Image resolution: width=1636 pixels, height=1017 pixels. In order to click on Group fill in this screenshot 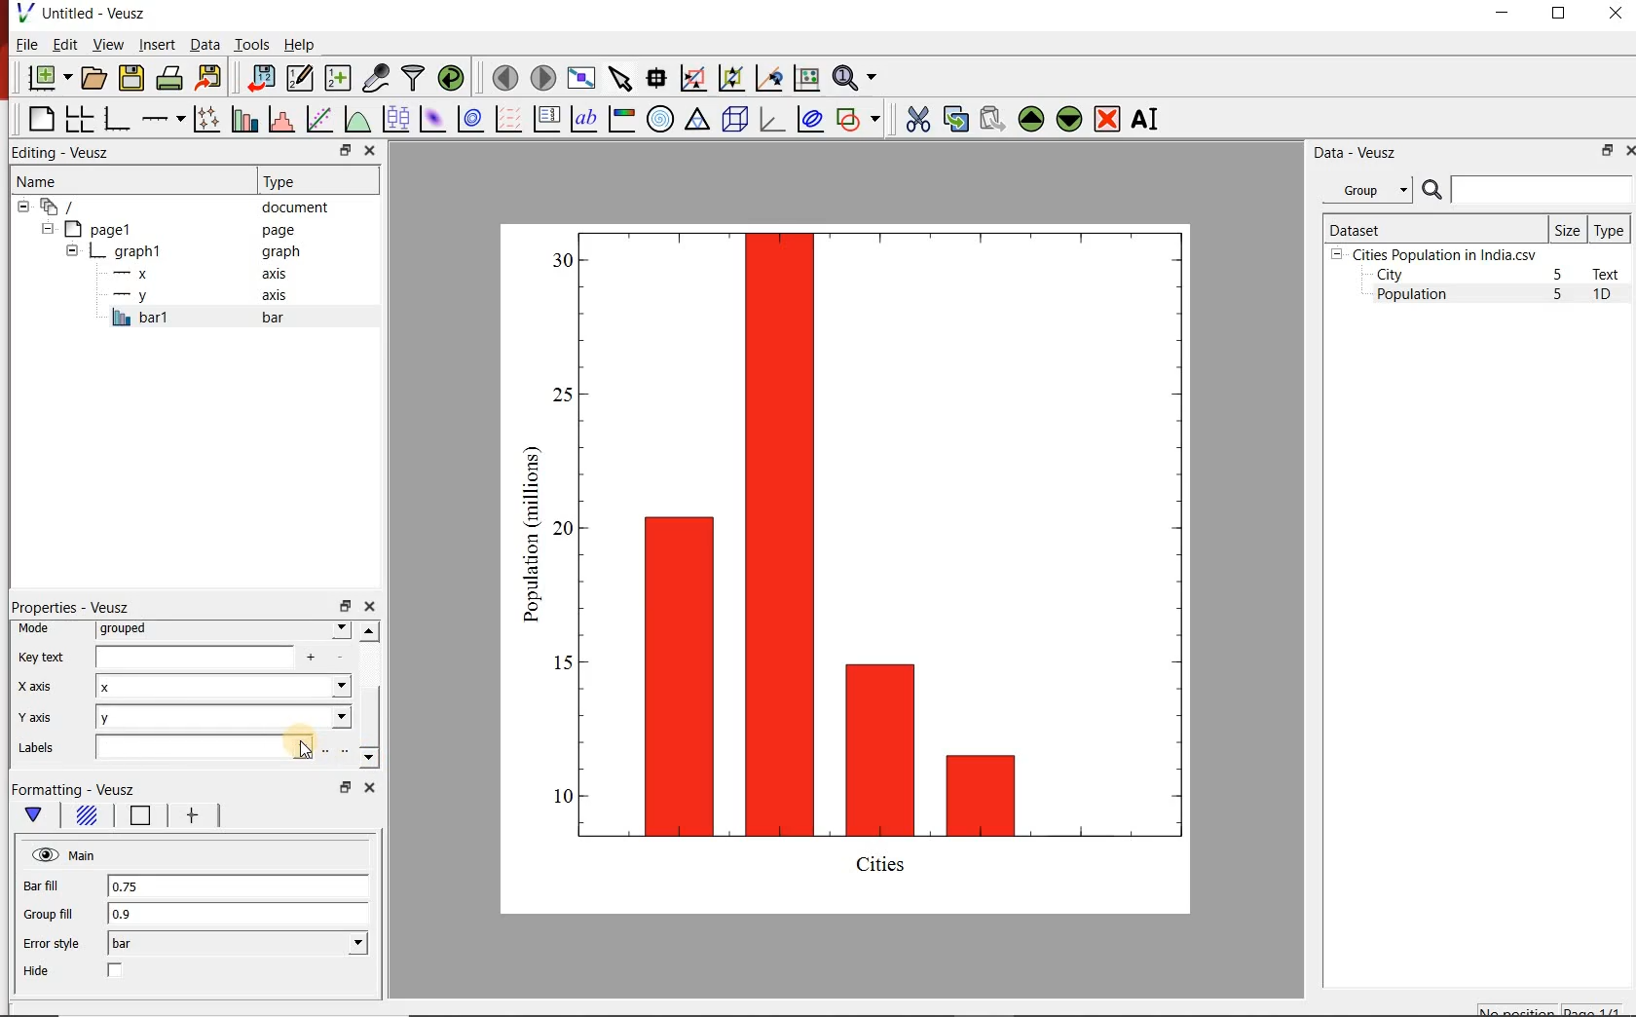, I will do `click(56, 914)`.